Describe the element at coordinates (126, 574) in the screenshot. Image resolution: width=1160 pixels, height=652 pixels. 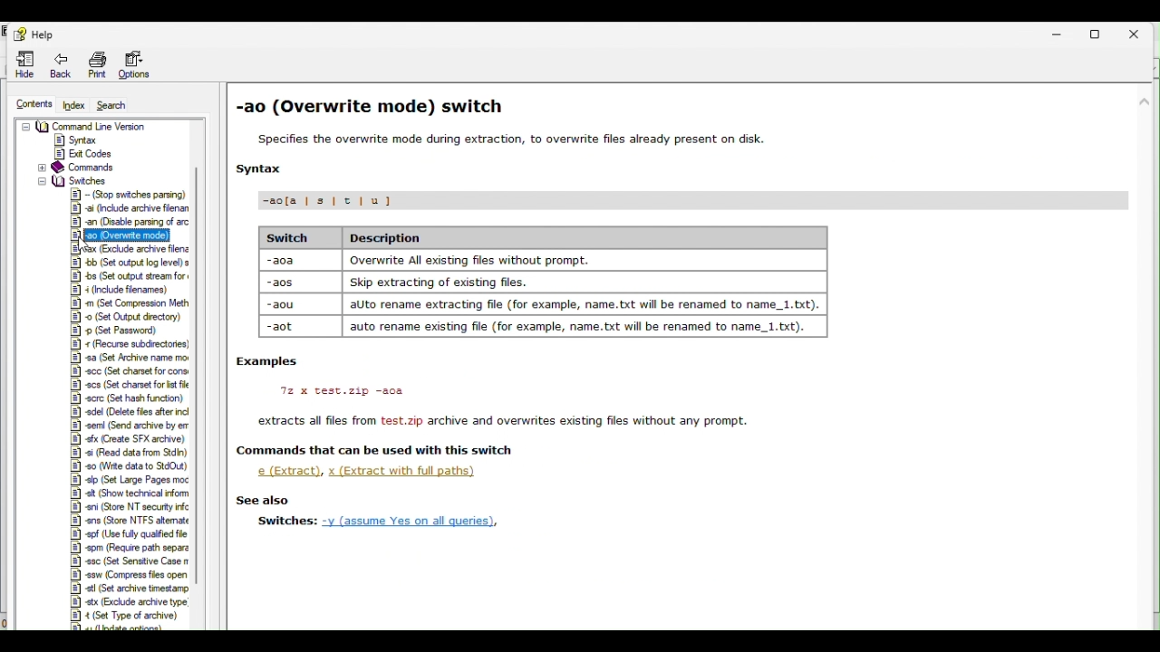
I see `|#] ssw (Compress fies open` at that location.